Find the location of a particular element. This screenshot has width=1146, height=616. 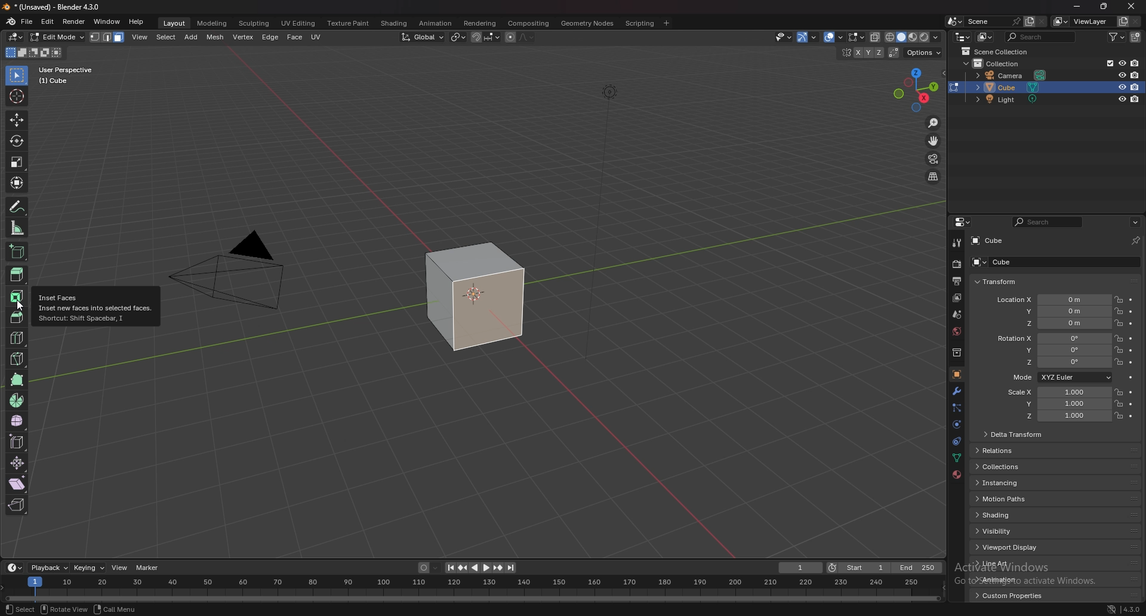

face is located at coordinates (295, 38).